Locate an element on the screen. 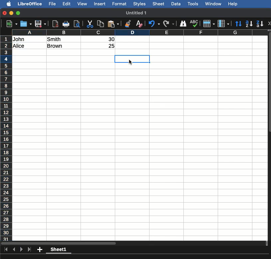  Copy is located at coordinates (102, 23).